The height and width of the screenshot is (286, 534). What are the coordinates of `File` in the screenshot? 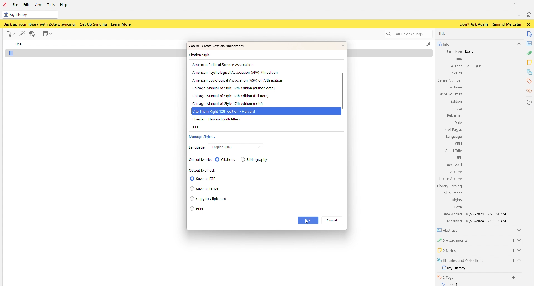 It's located at (10, 34).